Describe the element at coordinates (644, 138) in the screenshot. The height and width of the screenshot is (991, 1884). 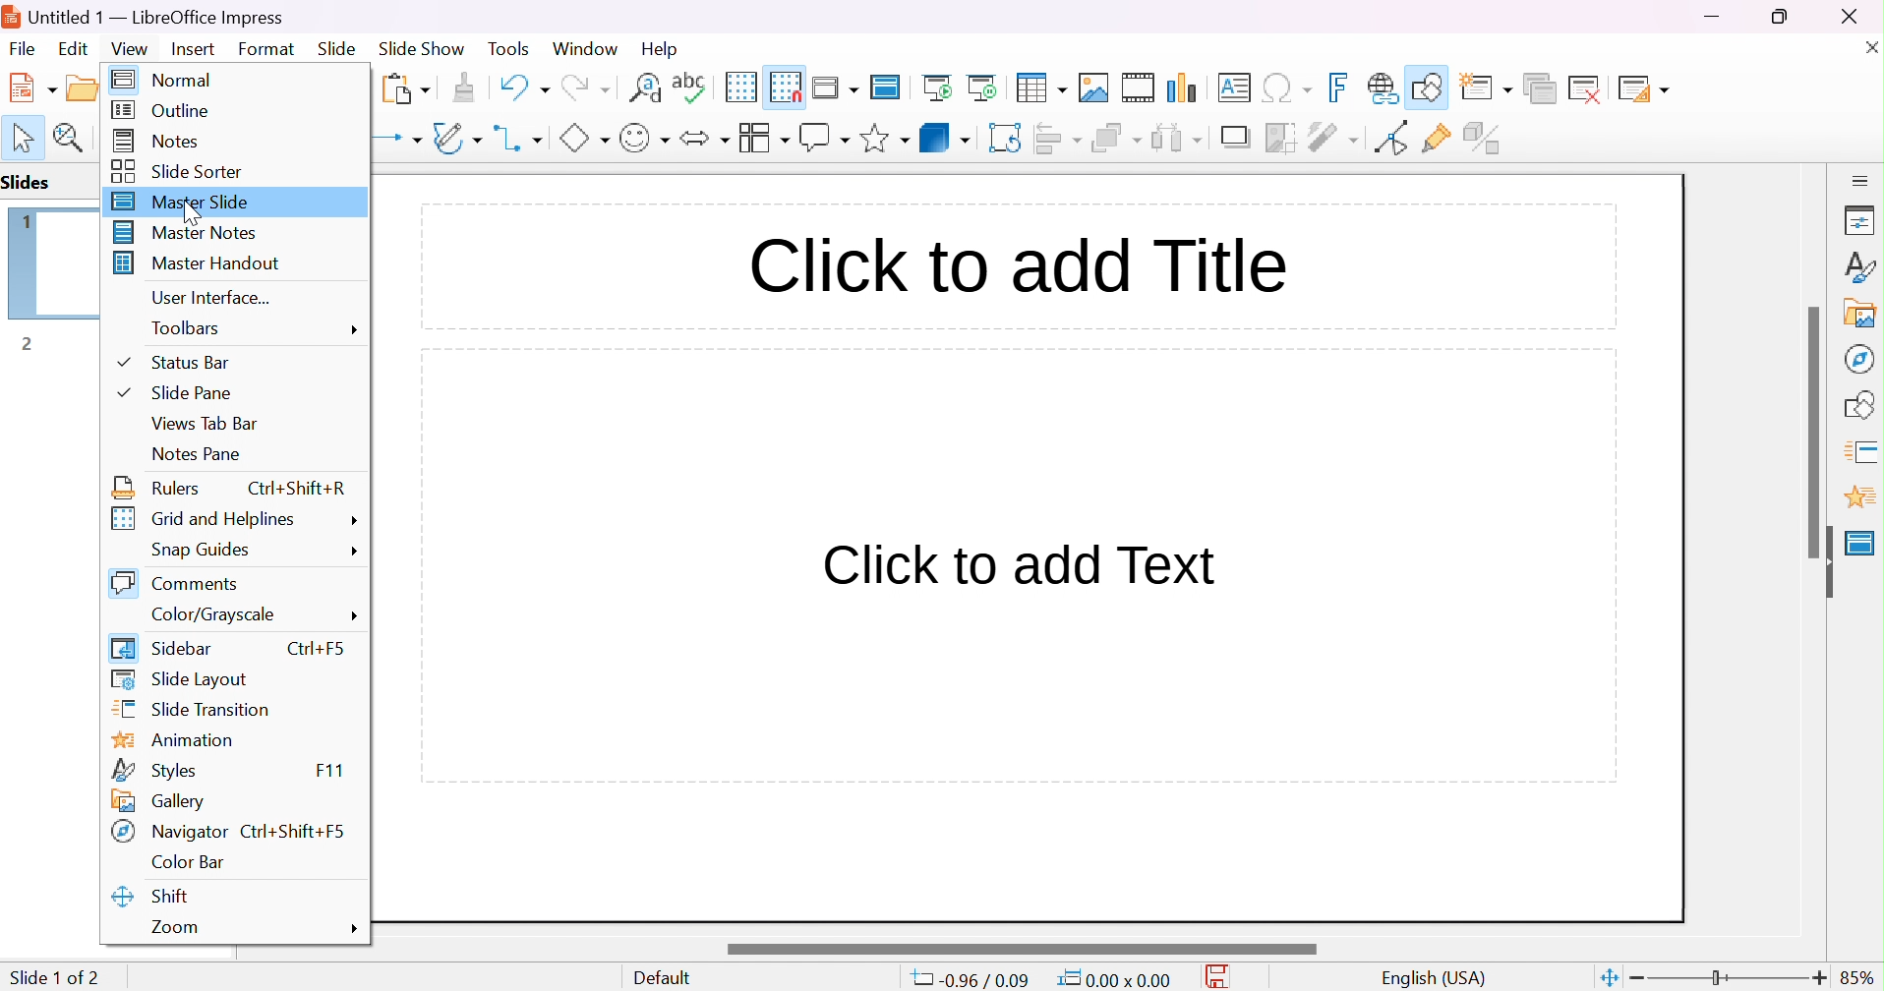
I see `symbol shapes` at that location.